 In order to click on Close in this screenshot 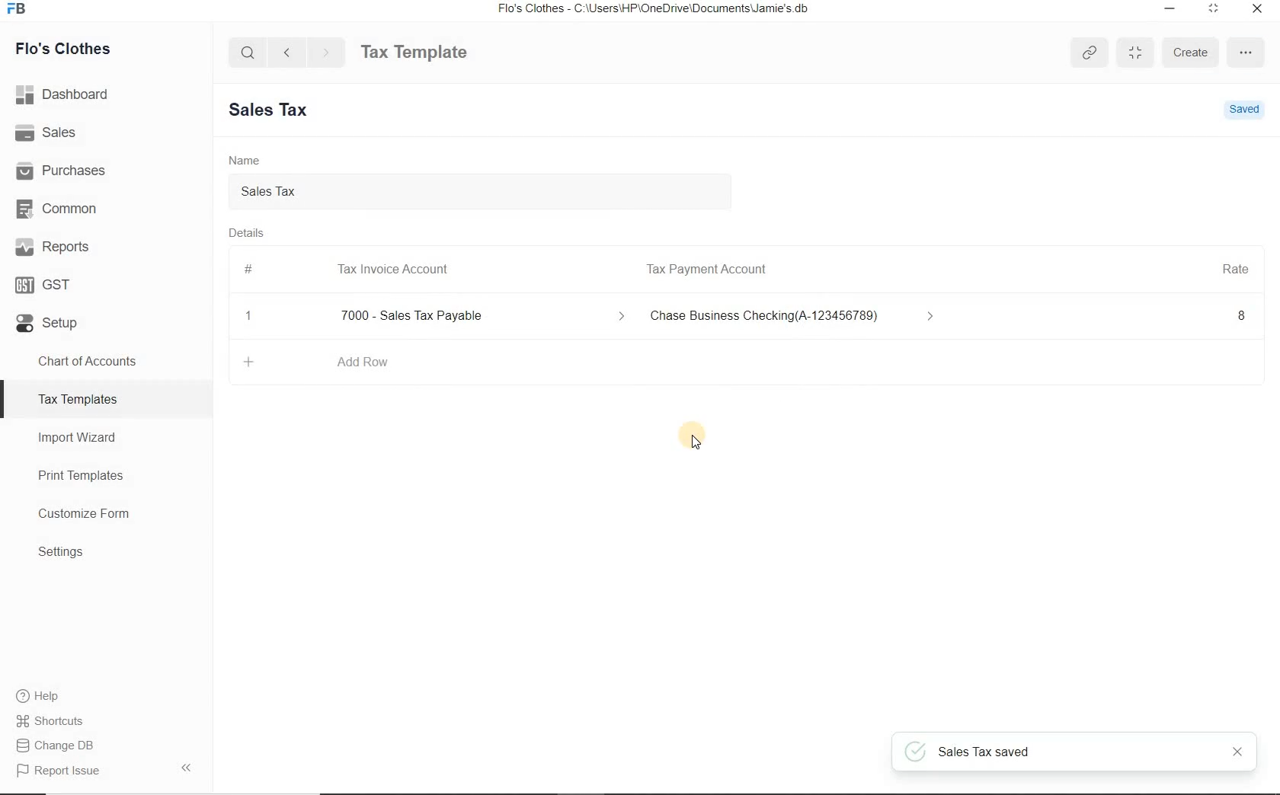, I will do `click(1238, 752)`.